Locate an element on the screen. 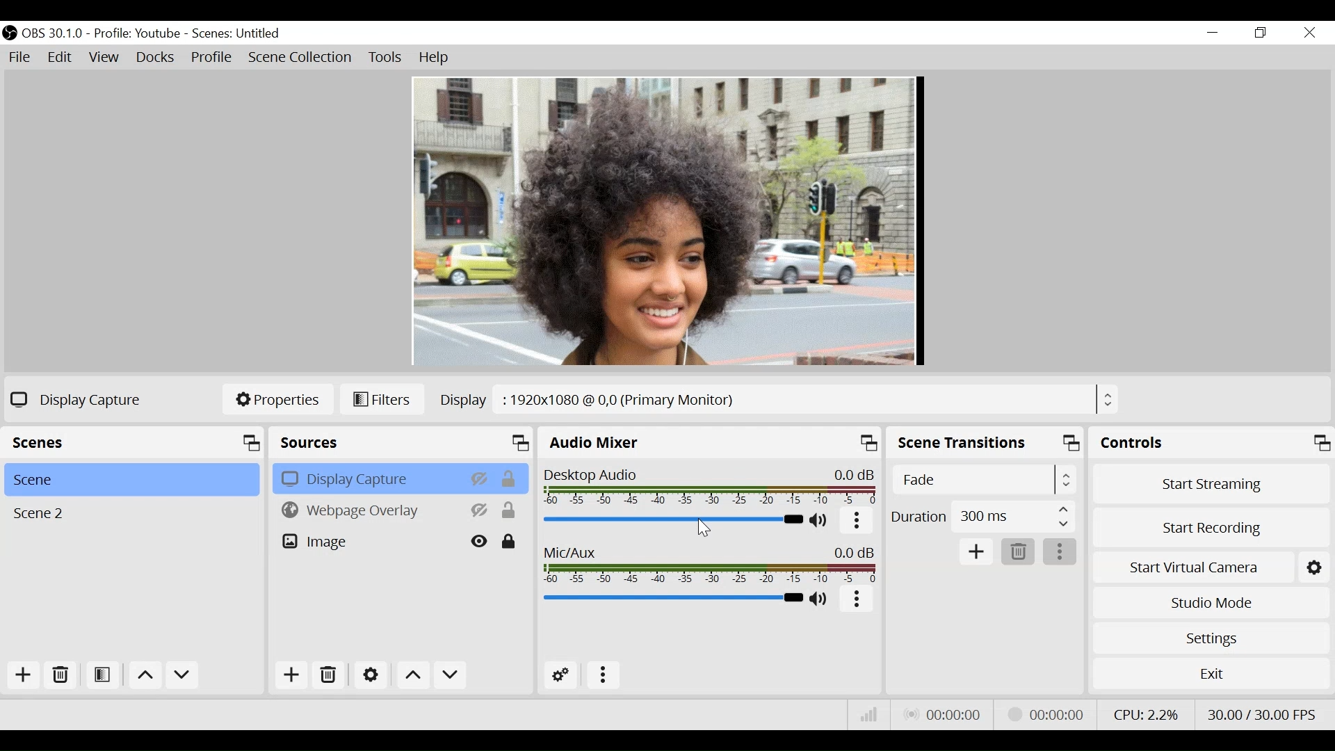 The width and height of the screenshot is (1335, 751). Studio Mode is located at coordinates (1211, 601).